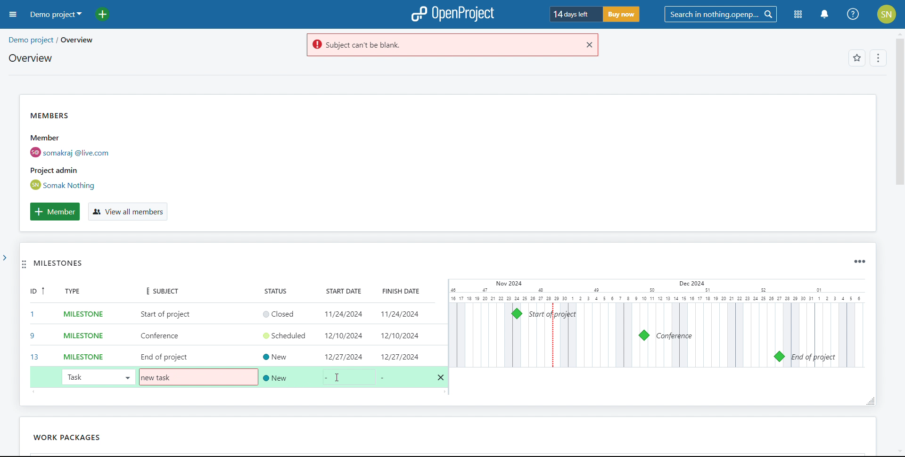 This screenshot has width=905, height=457. What do you see at coordinates (98, 376) in the screenshot?
I see `task selected` at bounding box center [98, 376].